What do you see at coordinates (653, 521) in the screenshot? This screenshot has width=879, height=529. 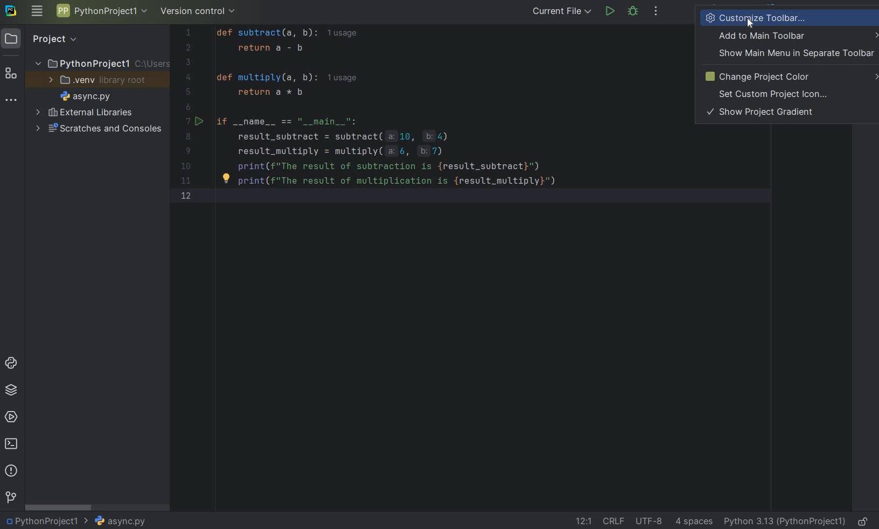 I see `FILE ENCODING` at bounding box center [653, 521].